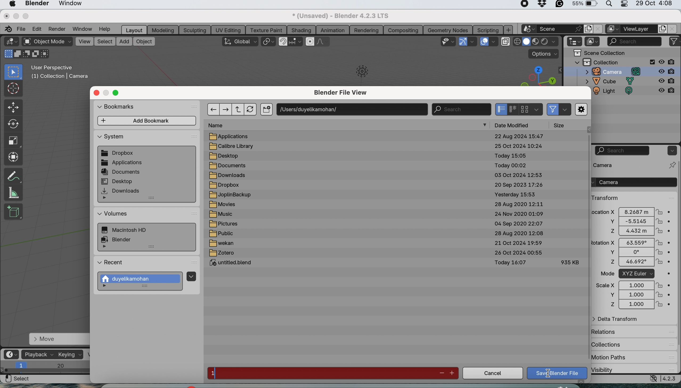 Image resolution: width=681 pixels, height=388 pixels. What do you see at coordinates (461, 109) in the screenshot?
I see `search` at bounding box center [461, 109].